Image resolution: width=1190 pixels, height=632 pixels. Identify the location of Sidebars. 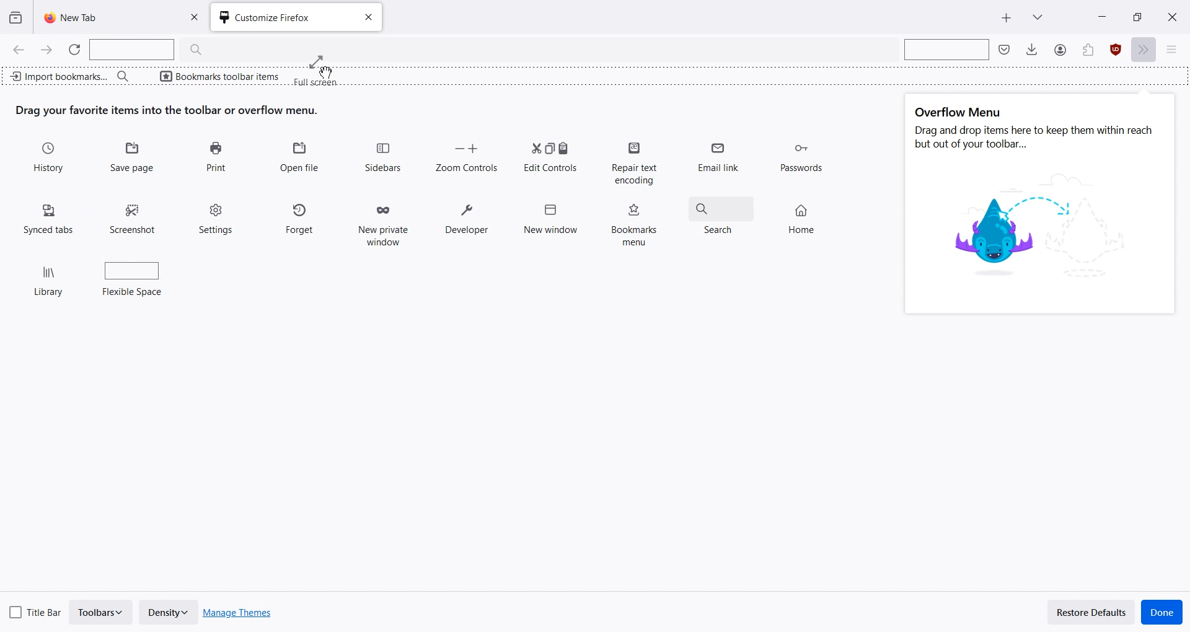
(384, 157).